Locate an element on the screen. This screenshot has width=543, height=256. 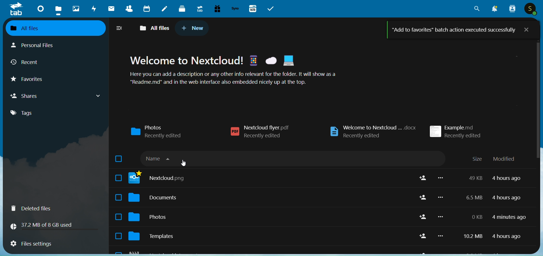
Add is located at coordinates (423, 197).